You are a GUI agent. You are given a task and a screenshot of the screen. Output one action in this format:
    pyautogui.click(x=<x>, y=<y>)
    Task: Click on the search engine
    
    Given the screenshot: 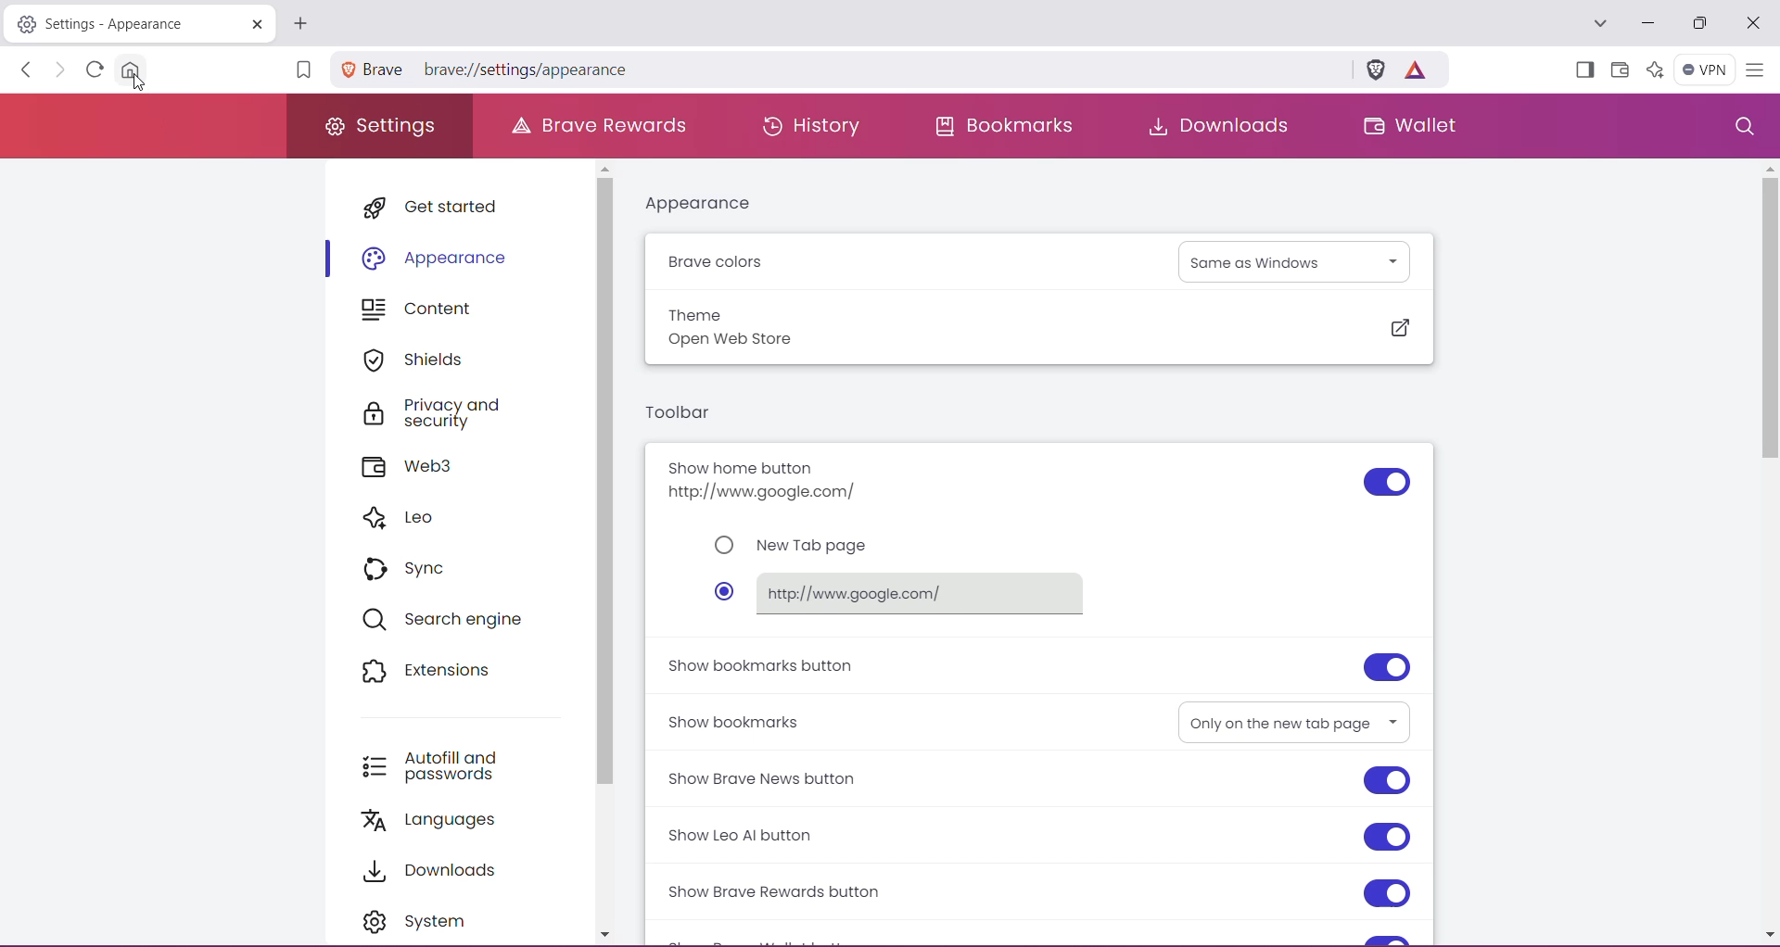 What is the action you would take?
    pyautogui.click(x=453, y=619)
    